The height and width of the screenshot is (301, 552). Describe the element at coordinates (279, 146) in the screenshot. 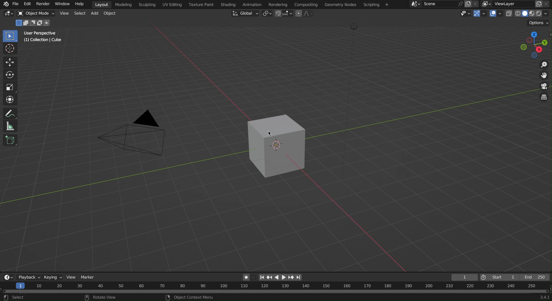

I see `Cube` at that location.